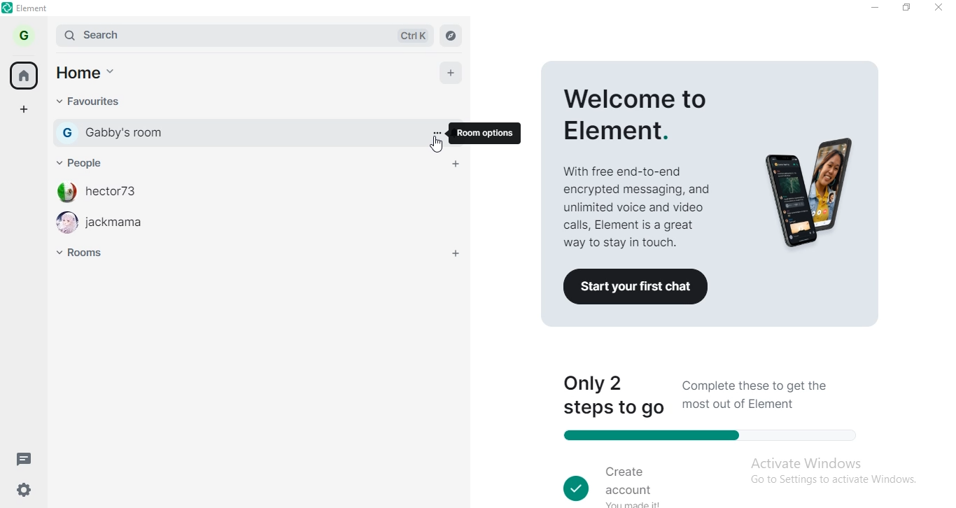 The height and width of the screenshot is (508, 956). Describe the element at coordinates (66, 192) in the screenshot. I see `profile image` at that location.